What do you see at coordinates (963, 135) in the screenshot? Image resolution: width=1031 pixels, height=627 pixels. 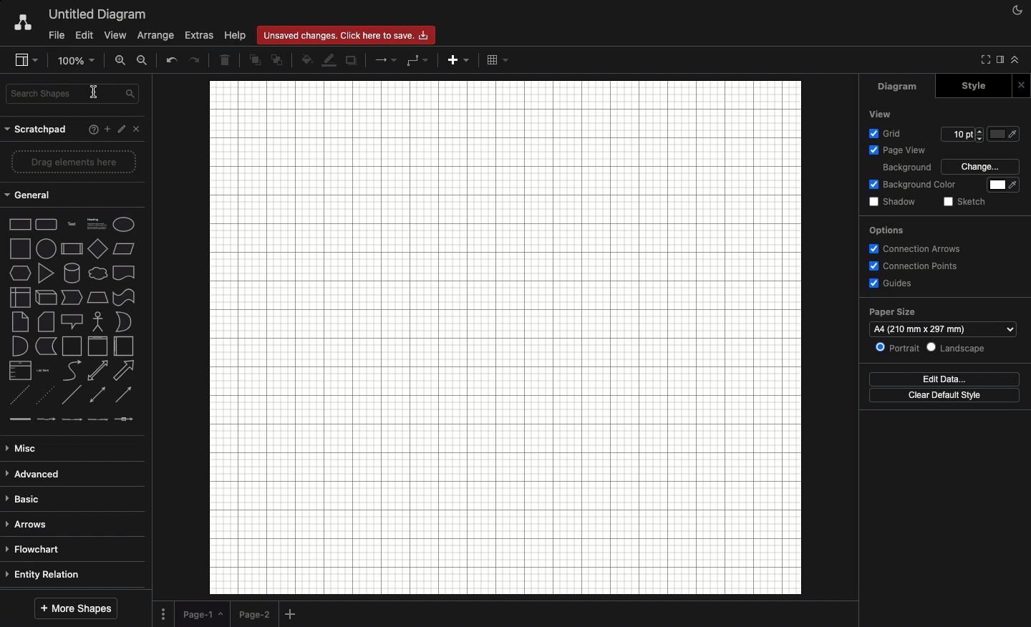 I see `Size` at bounding box center [963, 135].